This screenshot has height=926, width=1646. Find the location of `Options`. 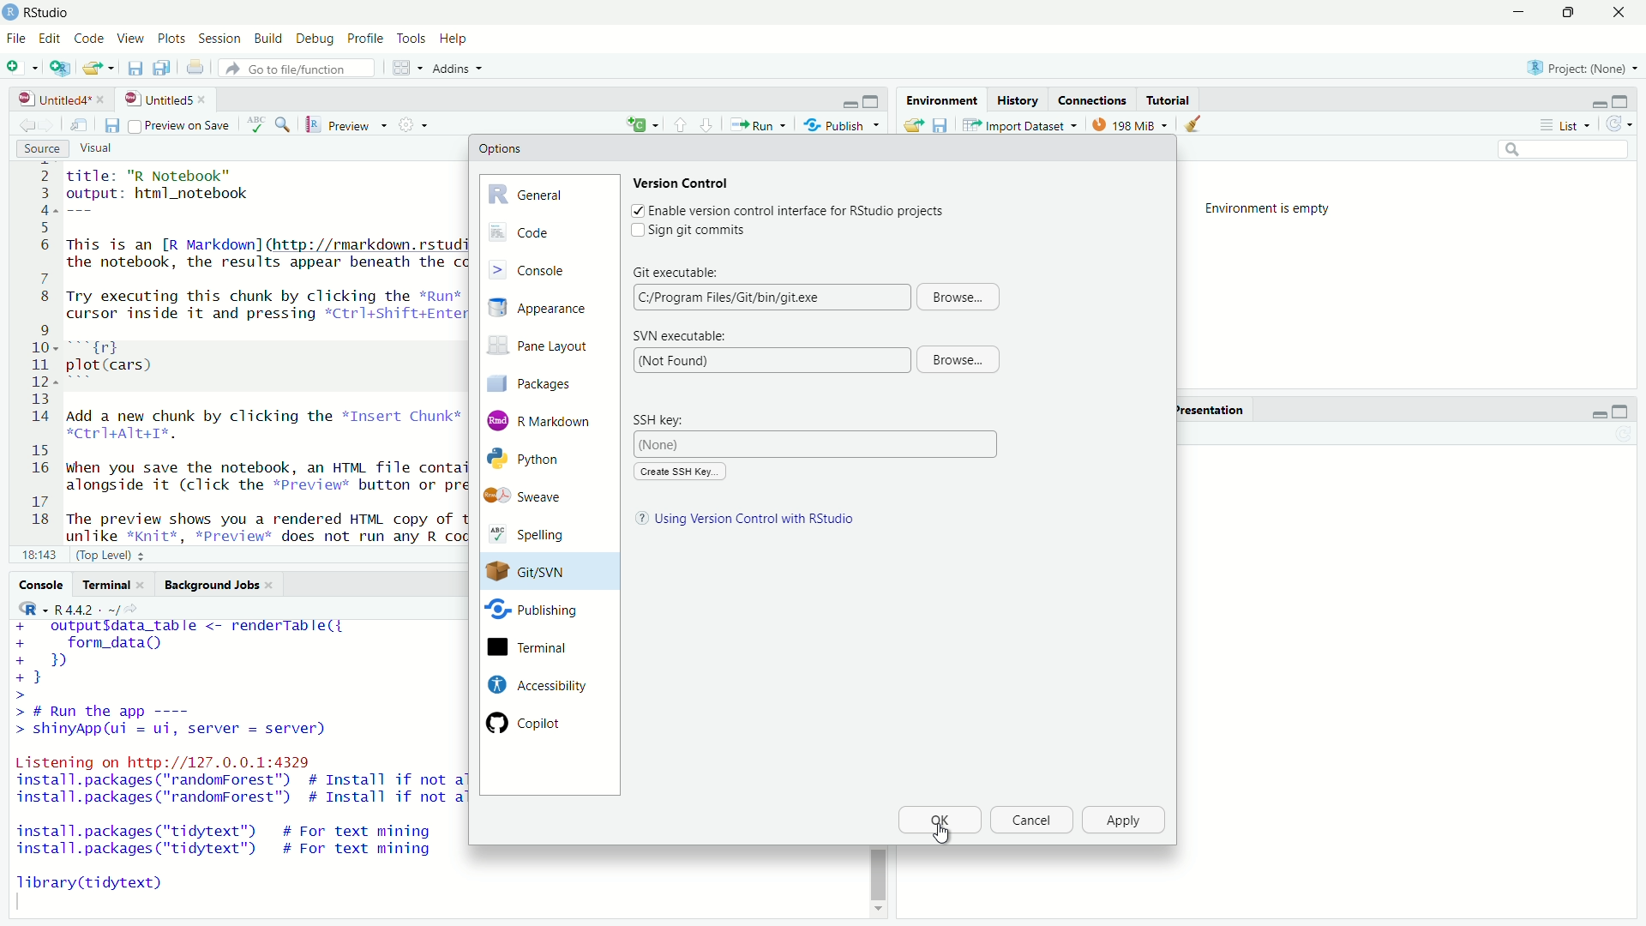

Options is located at coordinates (501, 148).